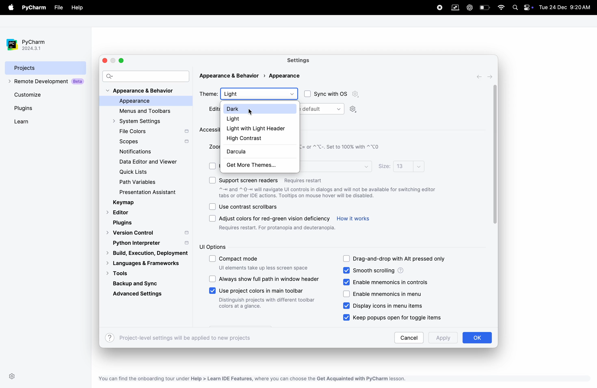 The width and height of the screenshot is (597, 388). Describe the element at coordinates (212, 279) in the screenshot. I see `check box` at that location.